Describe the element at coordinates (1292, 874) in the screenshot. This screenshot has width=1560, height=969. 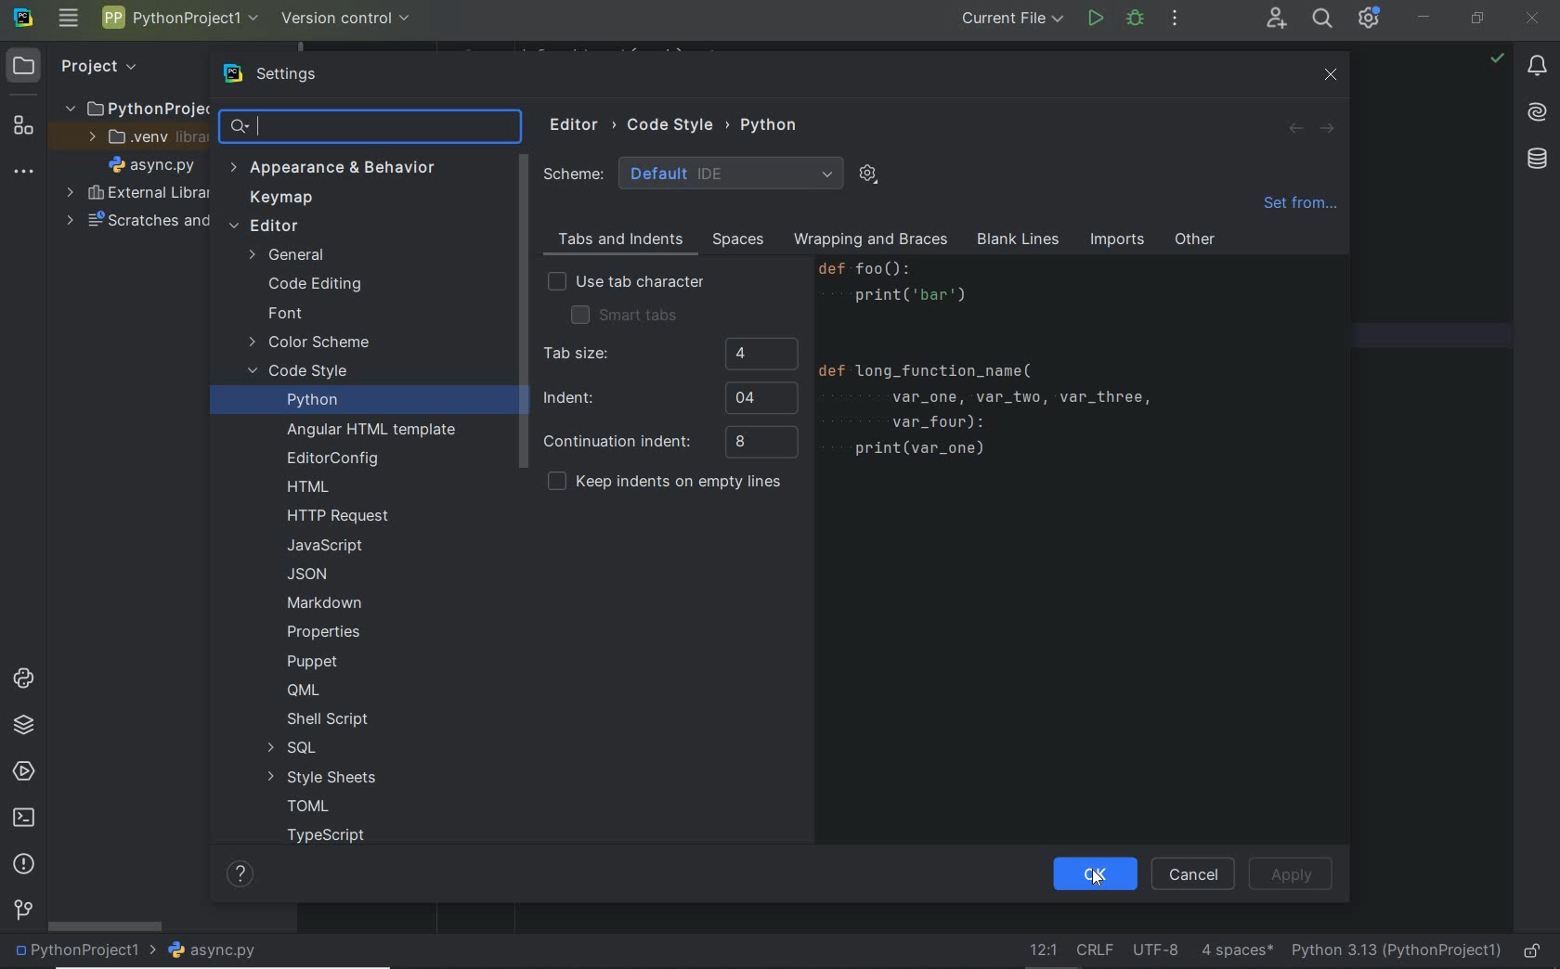
I see `Apply` at that location.